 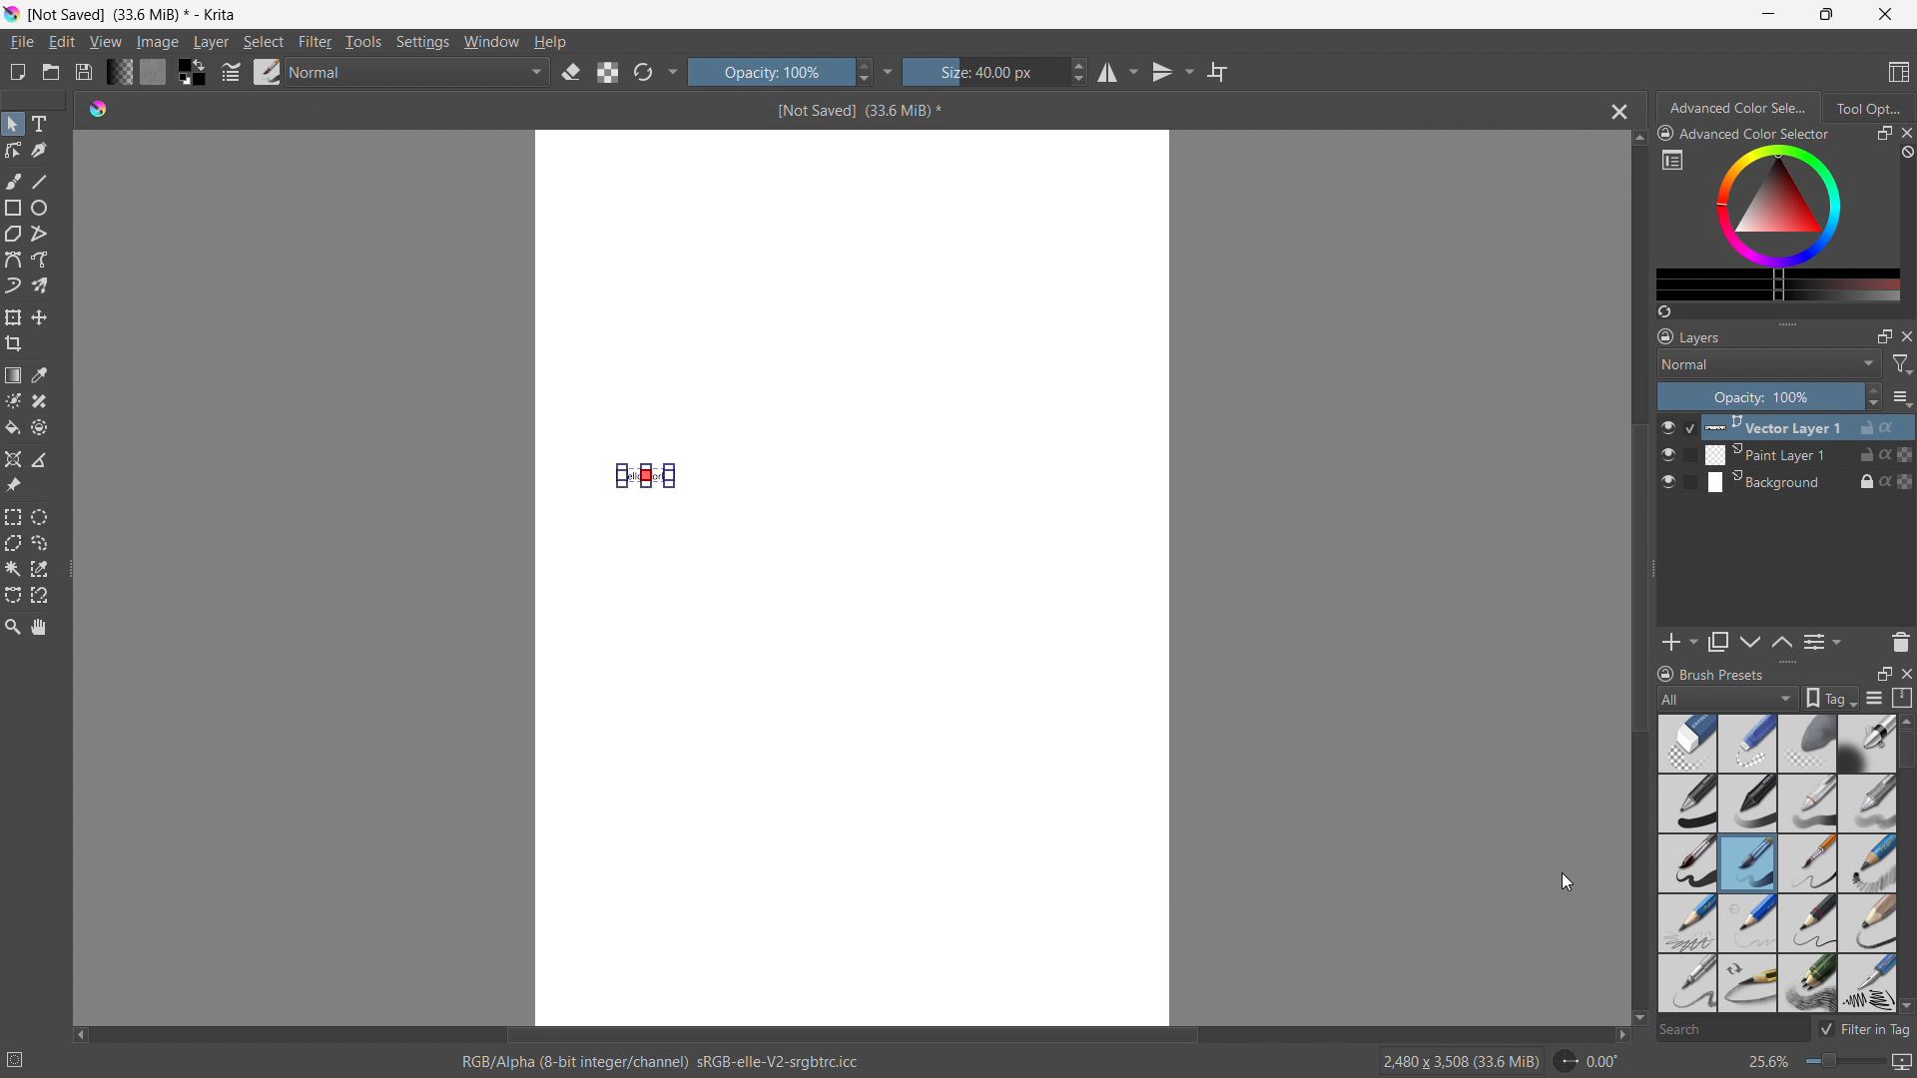 What do you see at coordinates (1218, 71) in the screenshot?
I see `wrap around mode` at bounding box center [1218, 71].